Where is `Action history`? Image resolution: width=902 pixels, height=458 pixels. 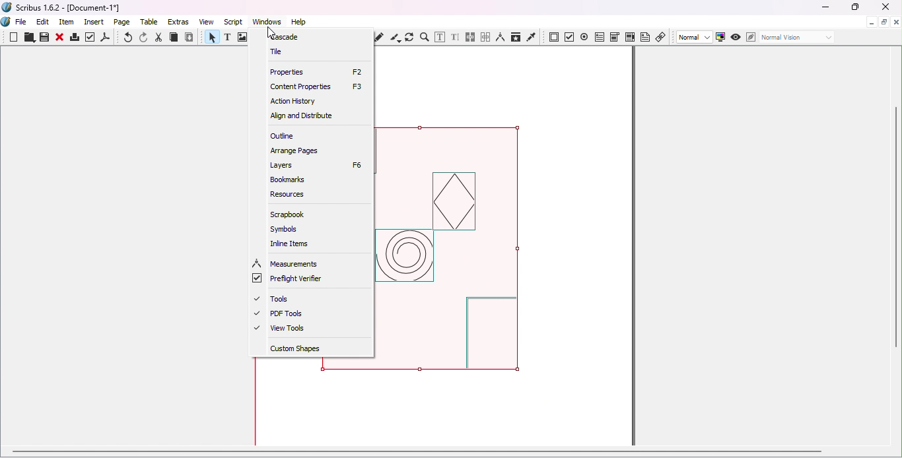
Action history is located at coordinates (293, 102).